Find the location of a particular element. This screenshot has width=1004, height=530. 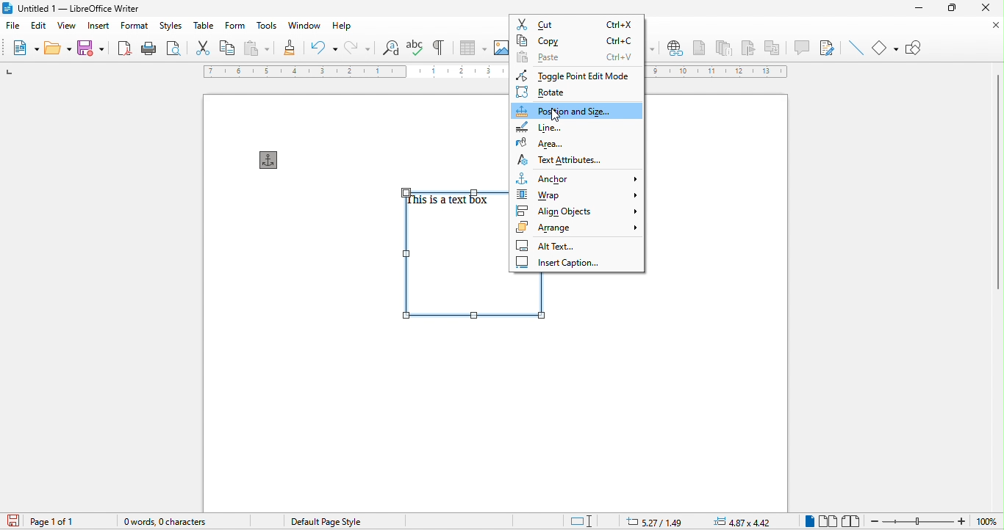

bookmark is located at coordinates (750, 48).